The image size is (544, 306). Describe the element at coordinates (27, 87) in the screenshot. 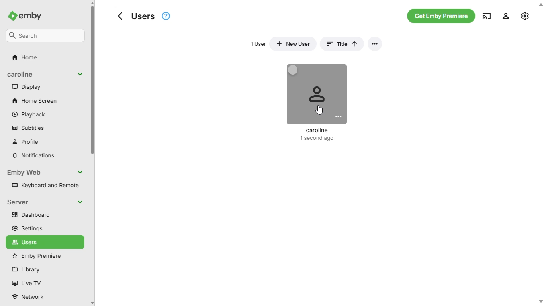

I see `display` at that location.